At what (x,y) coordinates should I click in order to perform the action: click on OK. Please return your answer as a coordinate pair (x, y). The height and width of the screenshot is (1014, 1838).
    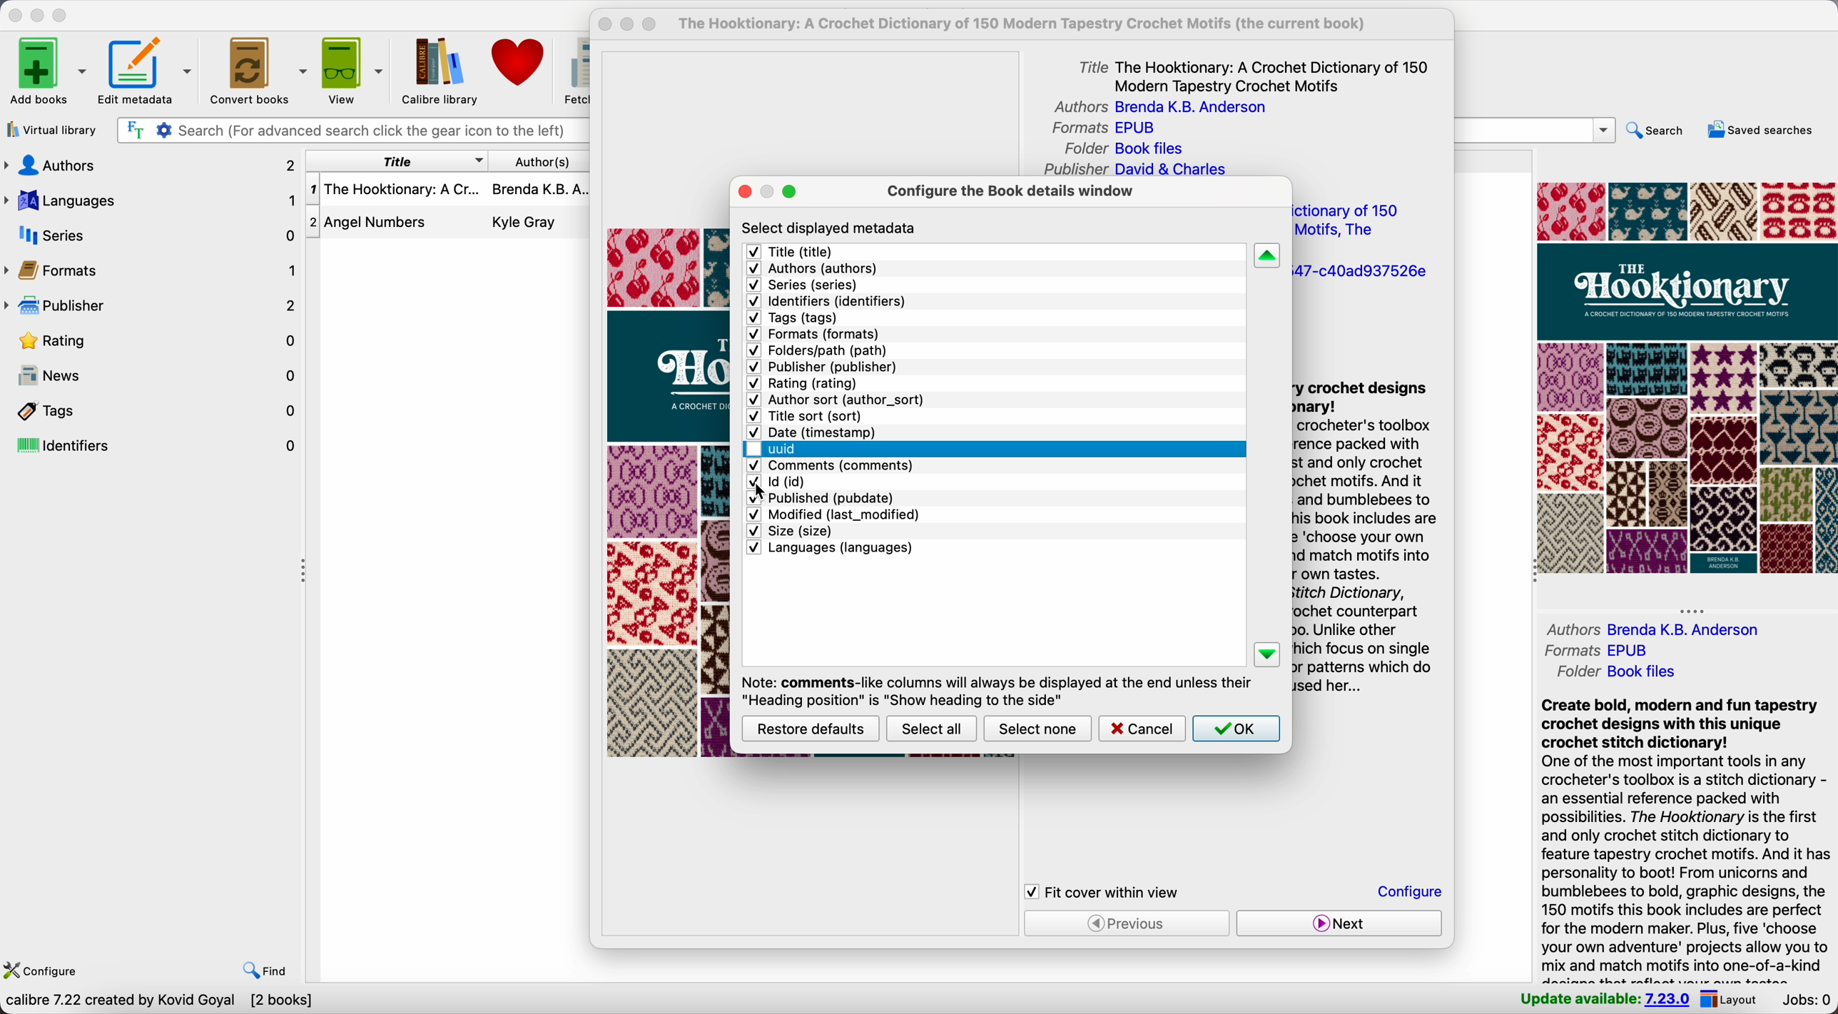
    Looking at the image, I should click on (1237, 729).